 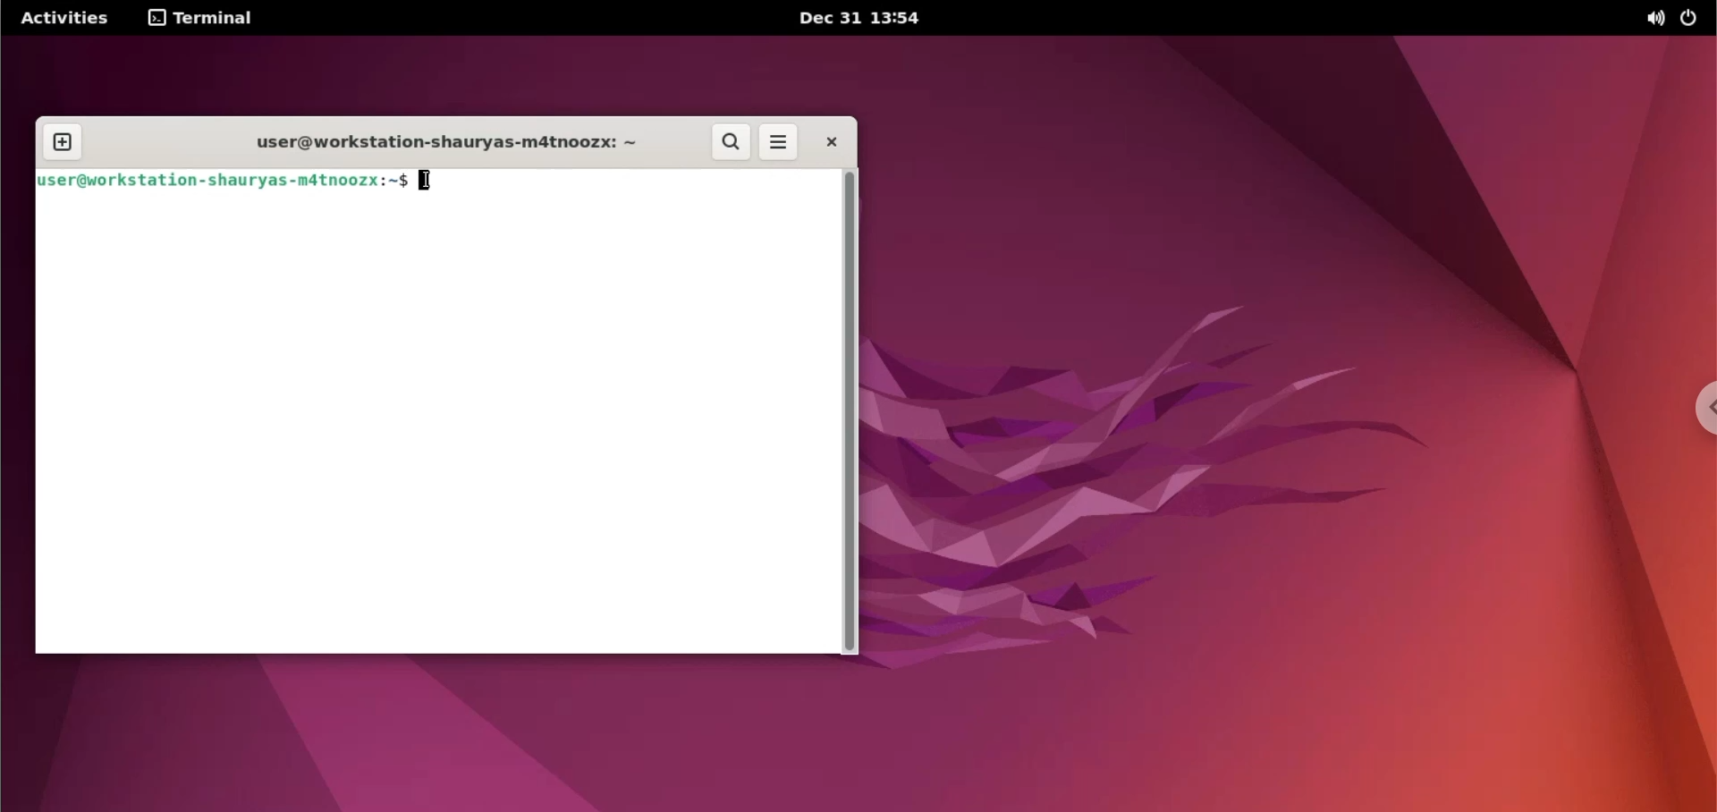 What do you see at coordinates (827, 143) in the screenshot?
I see `close` at bounding box center [827, 143].